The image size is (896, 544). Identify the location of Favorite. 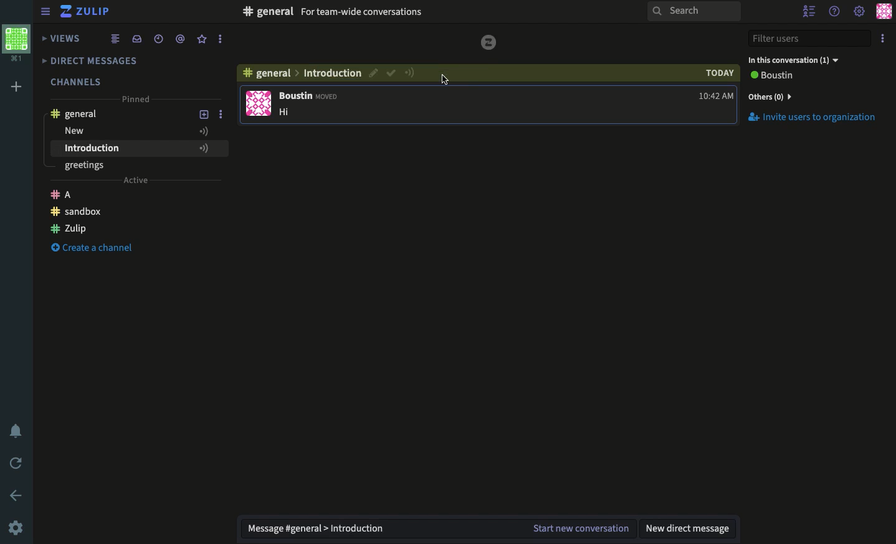
(203, 39).